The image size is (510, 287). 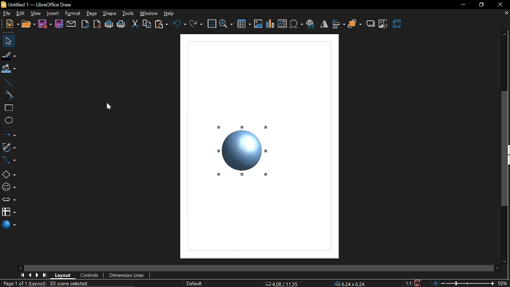 I want to click on ellipse, so click(x=7, y=120).